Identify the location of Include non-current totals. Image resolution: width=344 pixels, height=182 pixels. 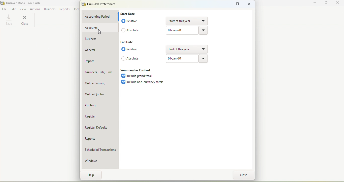
(141, 82).